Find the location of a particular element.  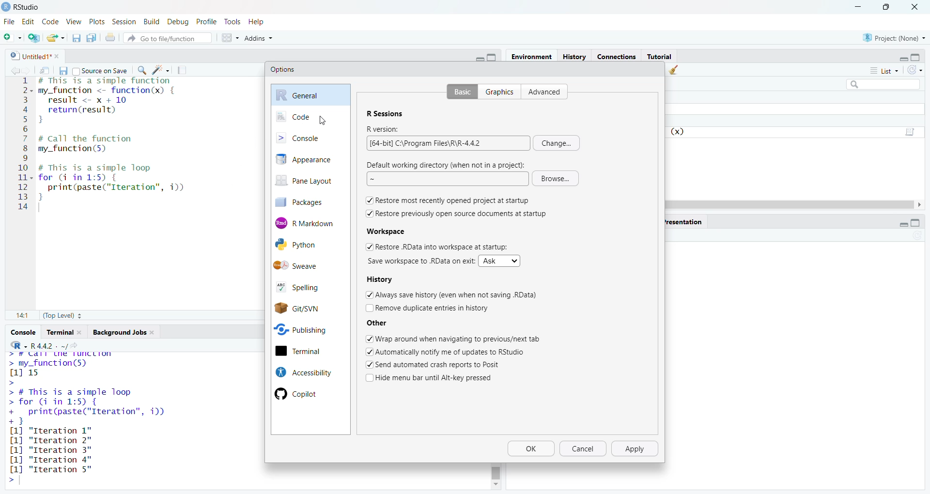

edit is located at coordinates (29, 21).